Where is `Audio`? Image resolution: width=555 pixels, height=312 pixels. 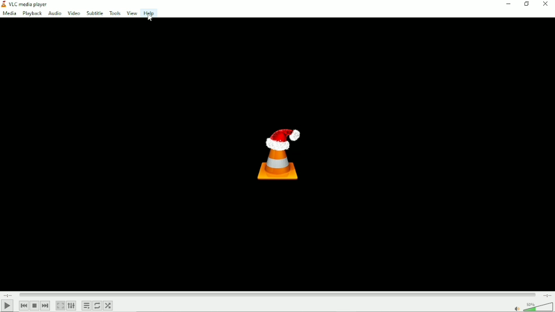
Audio is located at coordinates (54, 14).